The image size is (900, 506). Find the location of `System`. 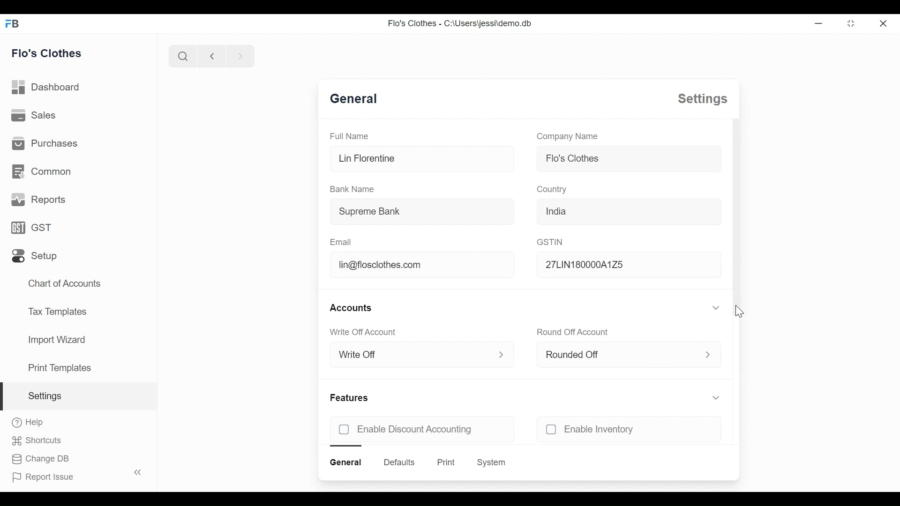

System is located at coordinates (493, 462).